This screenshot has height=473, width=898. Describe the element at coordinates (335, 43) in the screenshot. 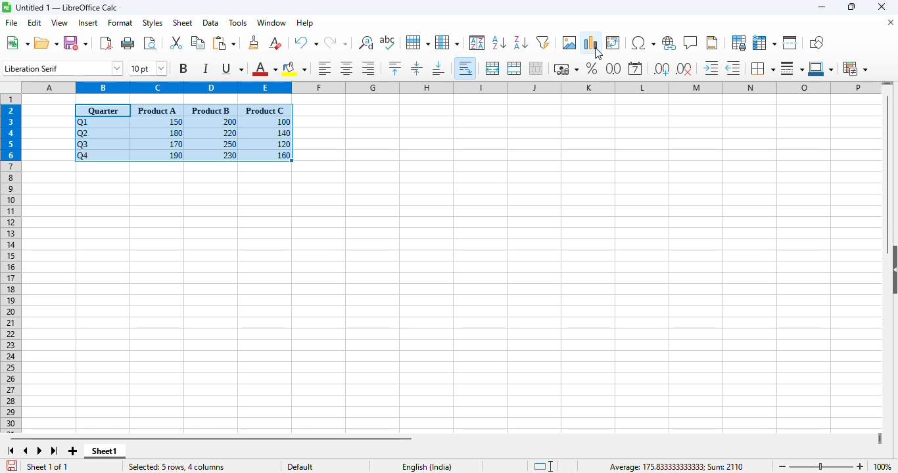

I see `redo` at that location.